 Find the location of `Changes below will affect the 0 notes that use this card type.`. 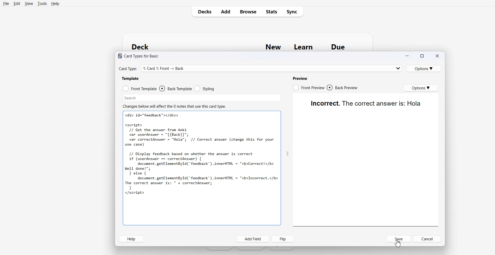

Changes below will affect the 0 notes that use this card type. is located at coordinates (175, 107).